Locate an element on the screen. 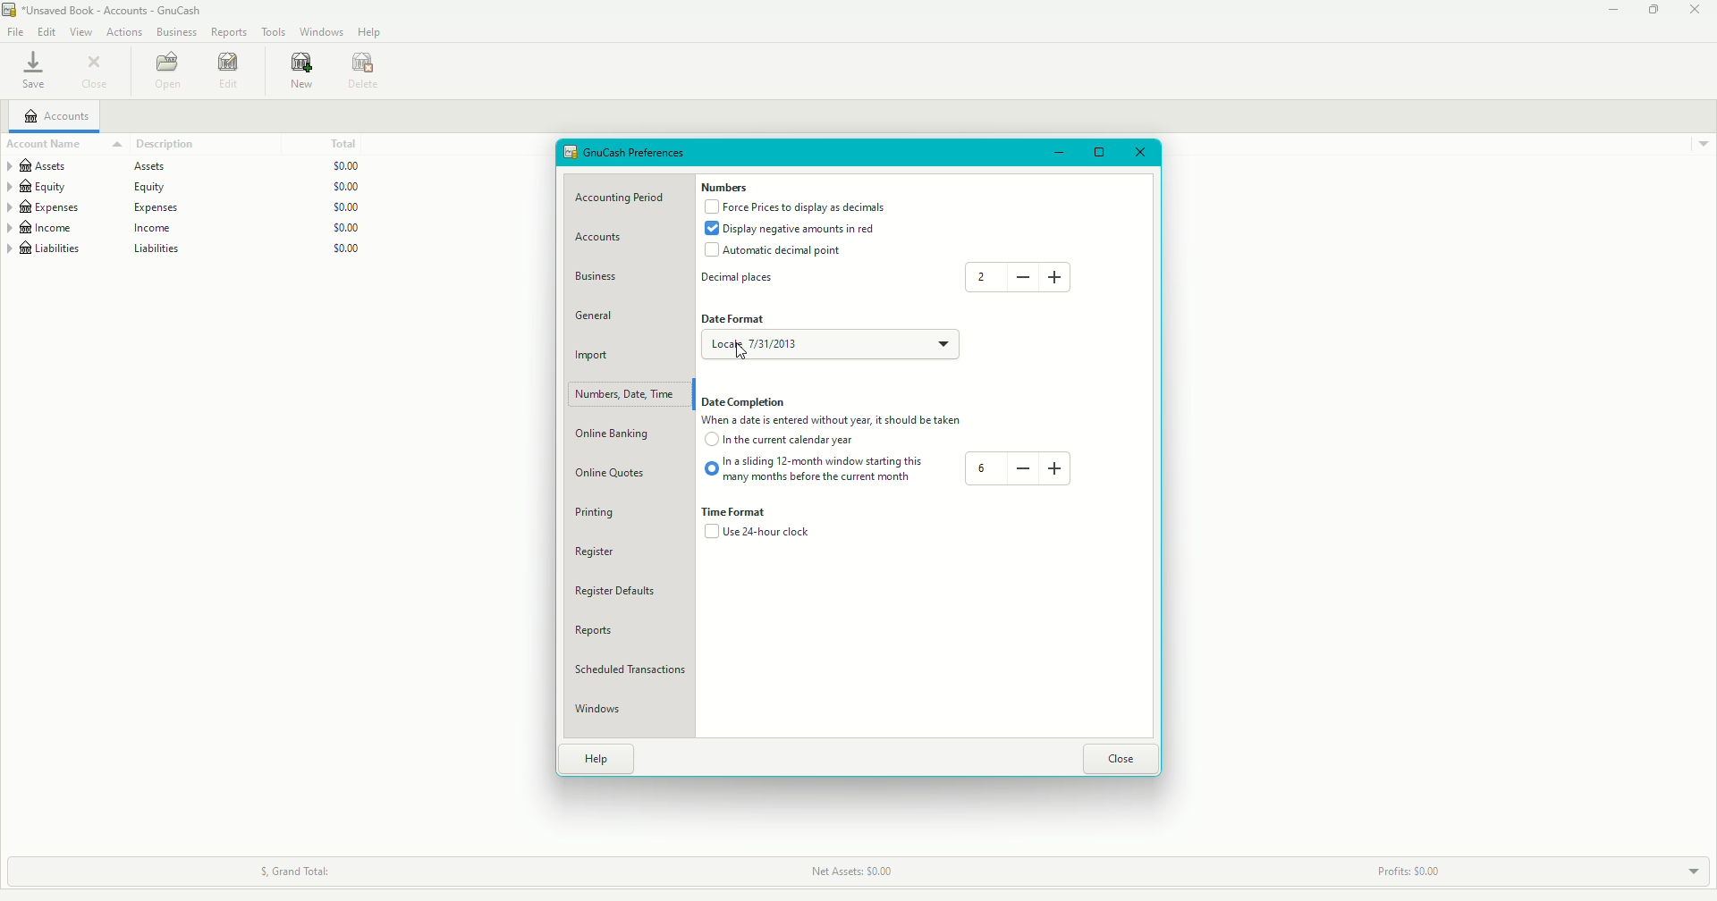 The image size is (1717, 901). Help is located at coordinates (601, 759).